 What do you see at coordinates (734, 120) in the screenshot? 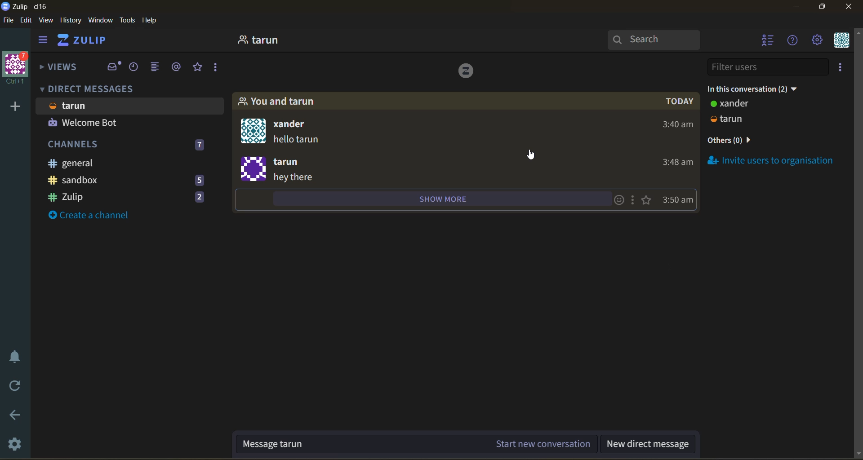
I see `user 2` at bounding box center [734, 120].